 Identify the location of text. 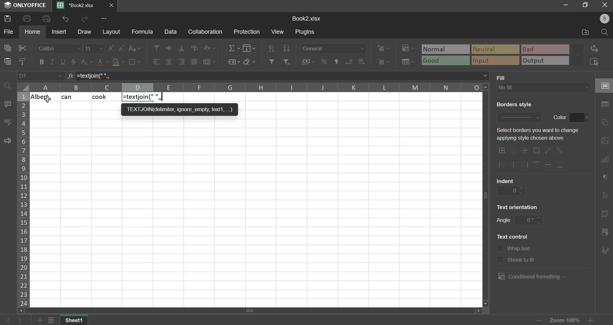
(505, 180).